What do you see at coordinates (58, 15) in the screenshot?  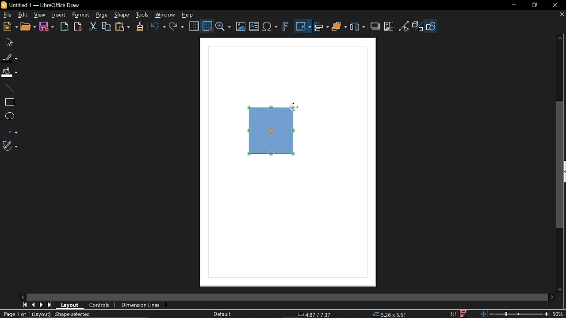 I see `Insert` at bounding box center [58, 15].